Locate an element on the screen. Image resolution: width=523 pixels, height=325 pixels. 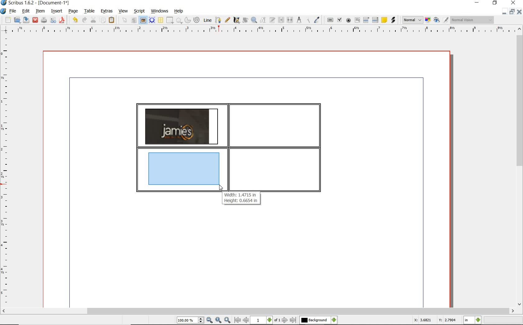
save is located at coordinates (26, 20).